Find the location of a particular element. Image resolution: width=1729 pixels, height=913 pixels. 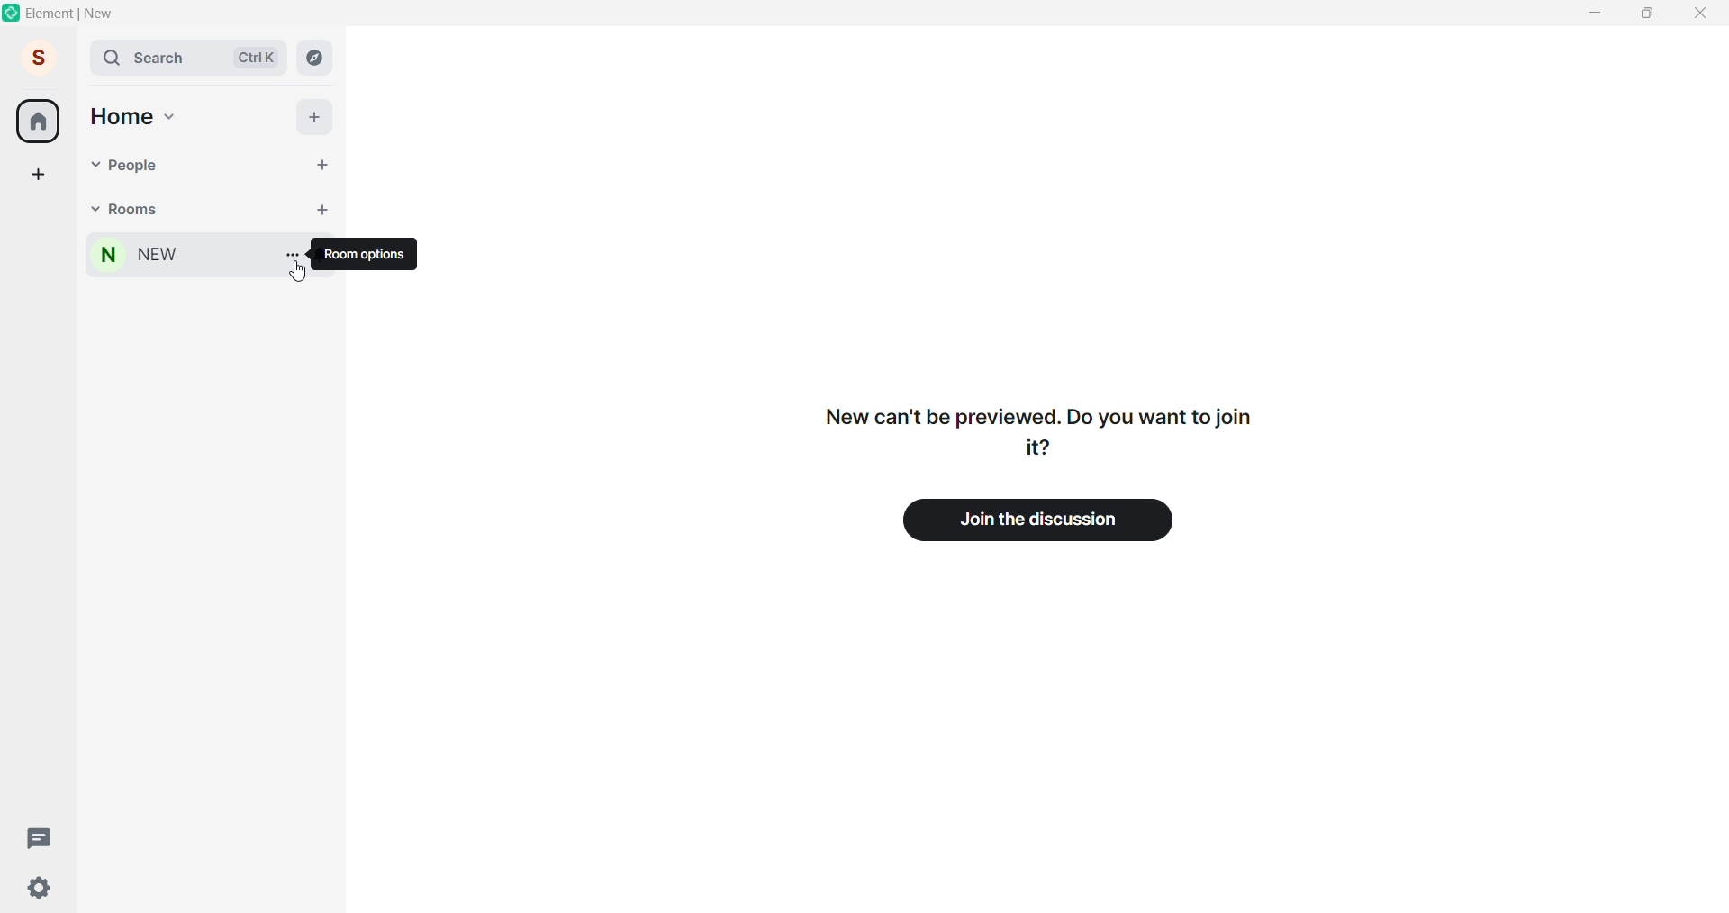

search is located at coordinates (178, 56).